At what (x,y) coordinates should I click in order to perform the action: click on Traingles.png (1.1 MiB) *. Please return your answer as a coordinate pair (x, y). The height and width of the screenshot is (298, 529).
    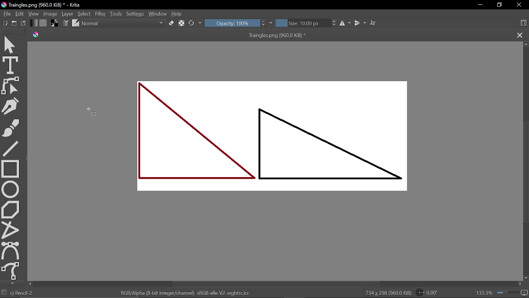
    Looking at the image, I should click on (175, 36).